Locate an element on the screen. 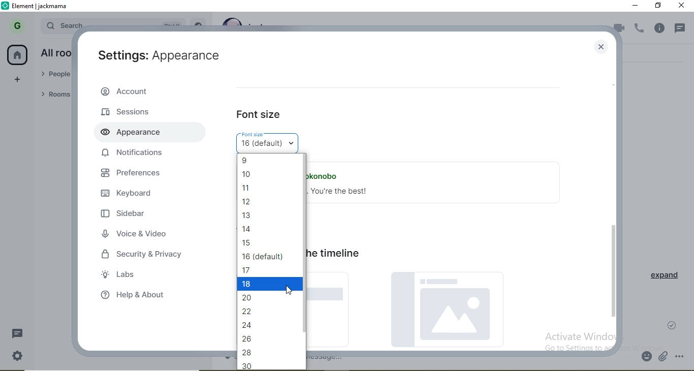  voice call is located at coordinates (640, 29).